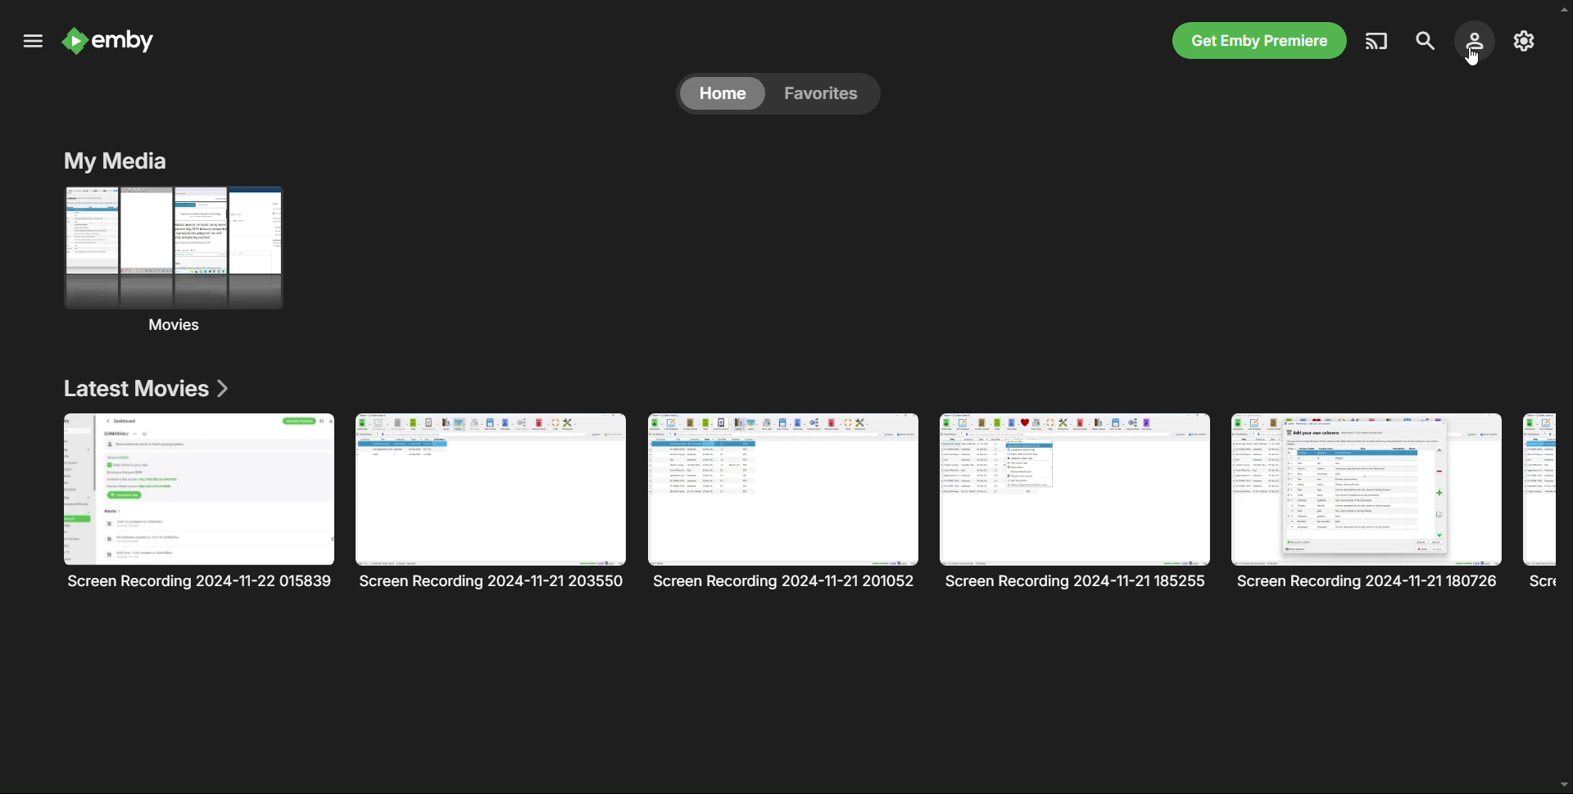 The width and height of the screenshot is (1573, 794). What do you see at coordinates (1523, 40) in the screenshot?
I see `settings` at bounding box center [1523, 40].